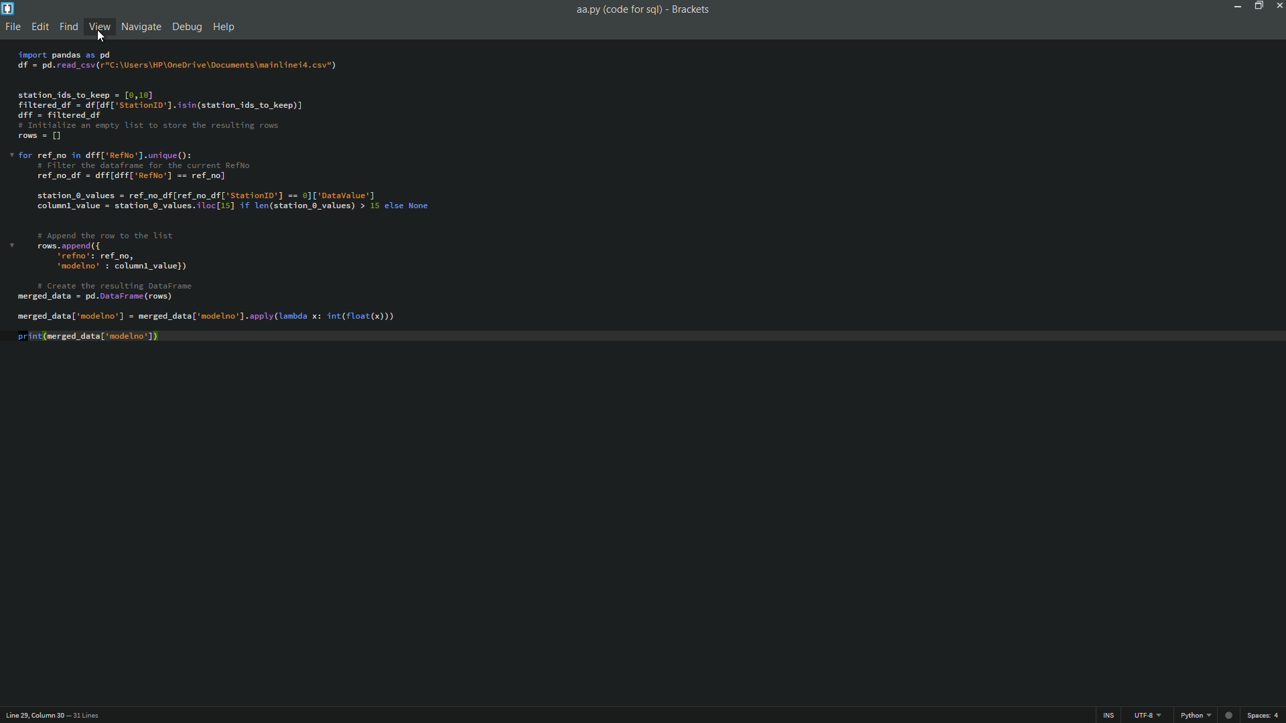 This screenshot has width=1286, height=723. What do you see at coordinates (9, 9) in the screenshot?
I see `app icon` at bounding box center [9, 9].